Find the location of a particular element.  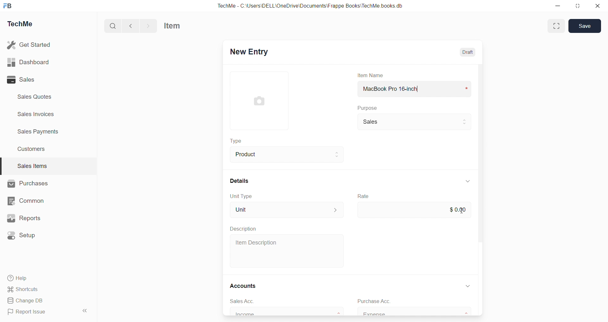

close is located at coordinates (598, 6).